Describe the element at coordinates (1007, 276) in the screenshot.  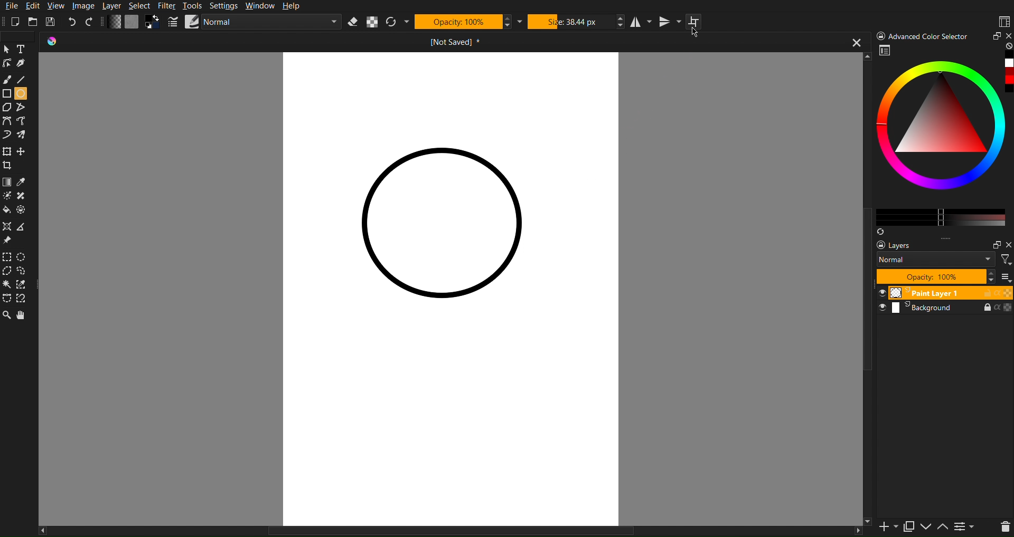
I see `more` at that location.